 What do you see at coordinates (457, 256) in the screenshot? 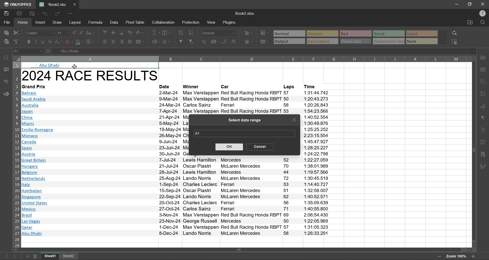
I see `zoom factor` at bounding box center [457, 256].